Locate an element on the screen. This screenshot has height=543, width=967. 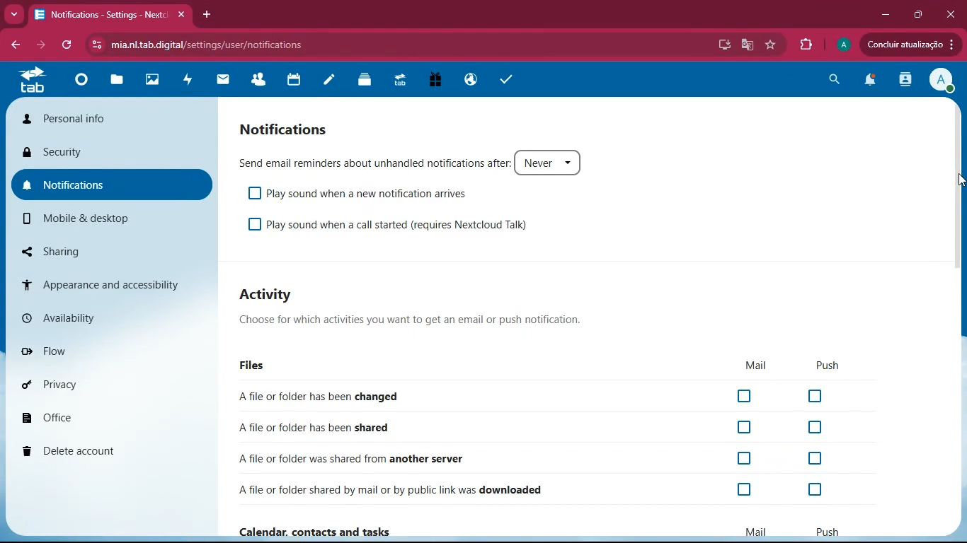
appearance is located at coordinates (99, 283).